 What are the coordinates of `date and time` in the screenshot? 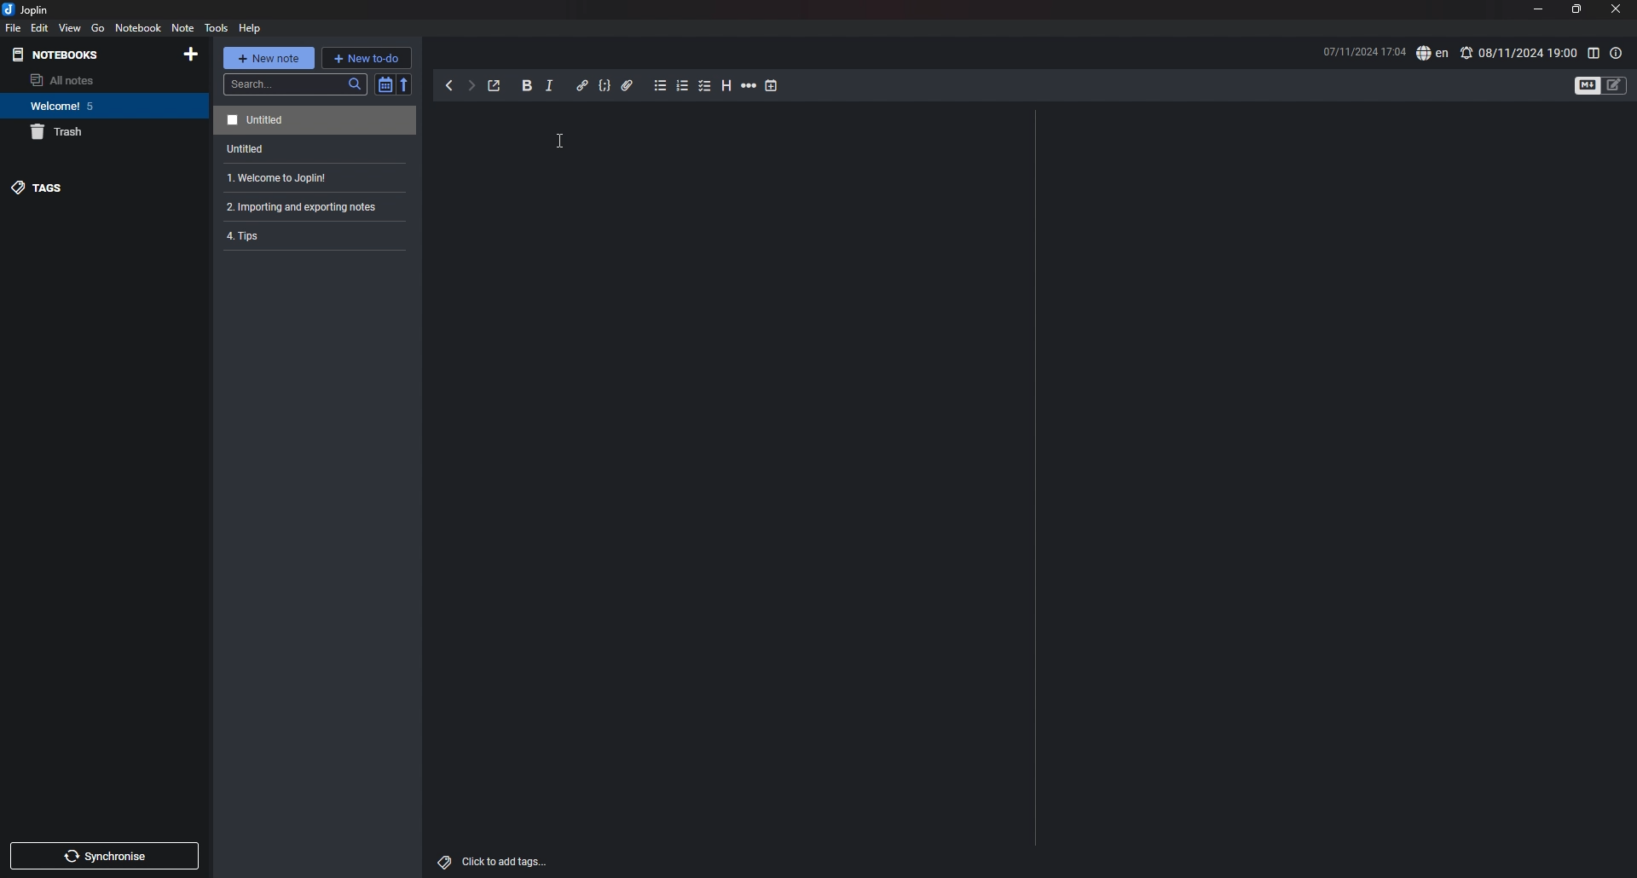 It's located at (1354, 50).